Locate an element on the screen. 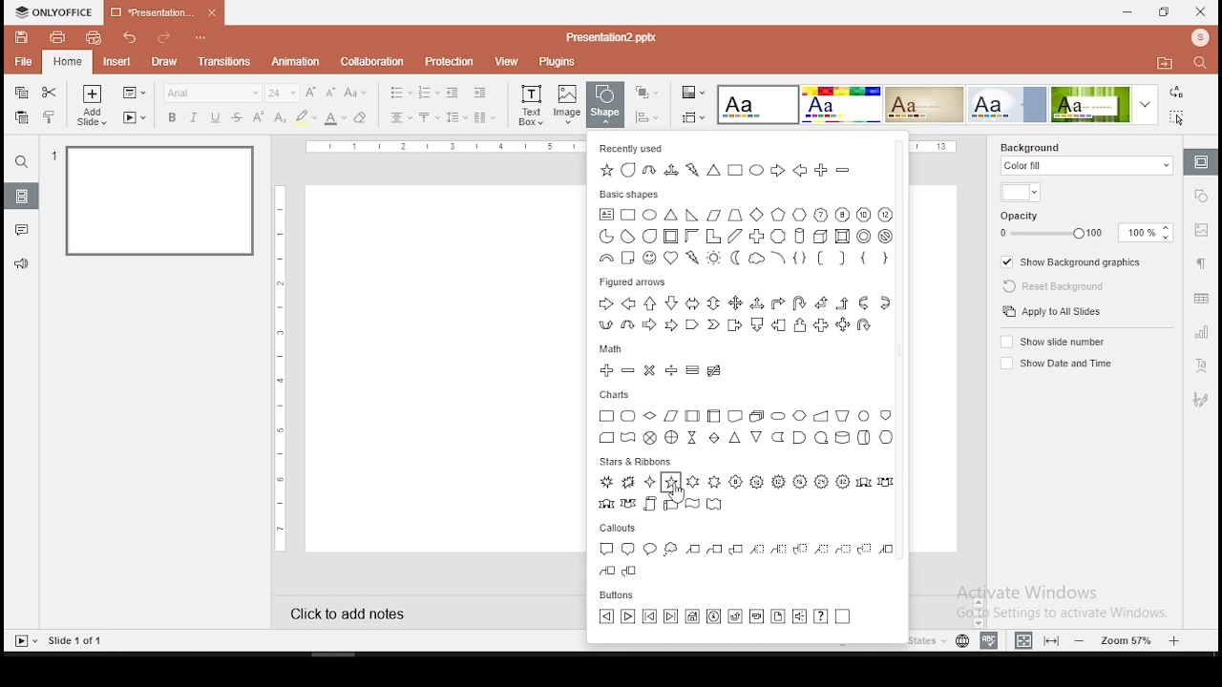 The width and height of the screenshot is (1222, 687). quick print is located at coordinates (93, 37).